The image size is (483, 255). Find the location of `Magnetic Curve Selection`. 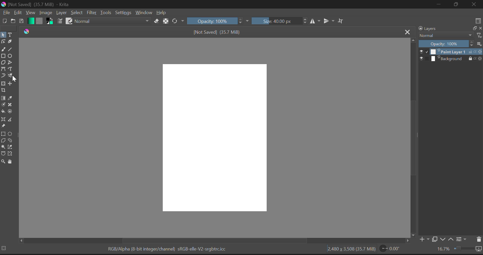

Magnetic Curve Selection is located at coordinates (10, 154).